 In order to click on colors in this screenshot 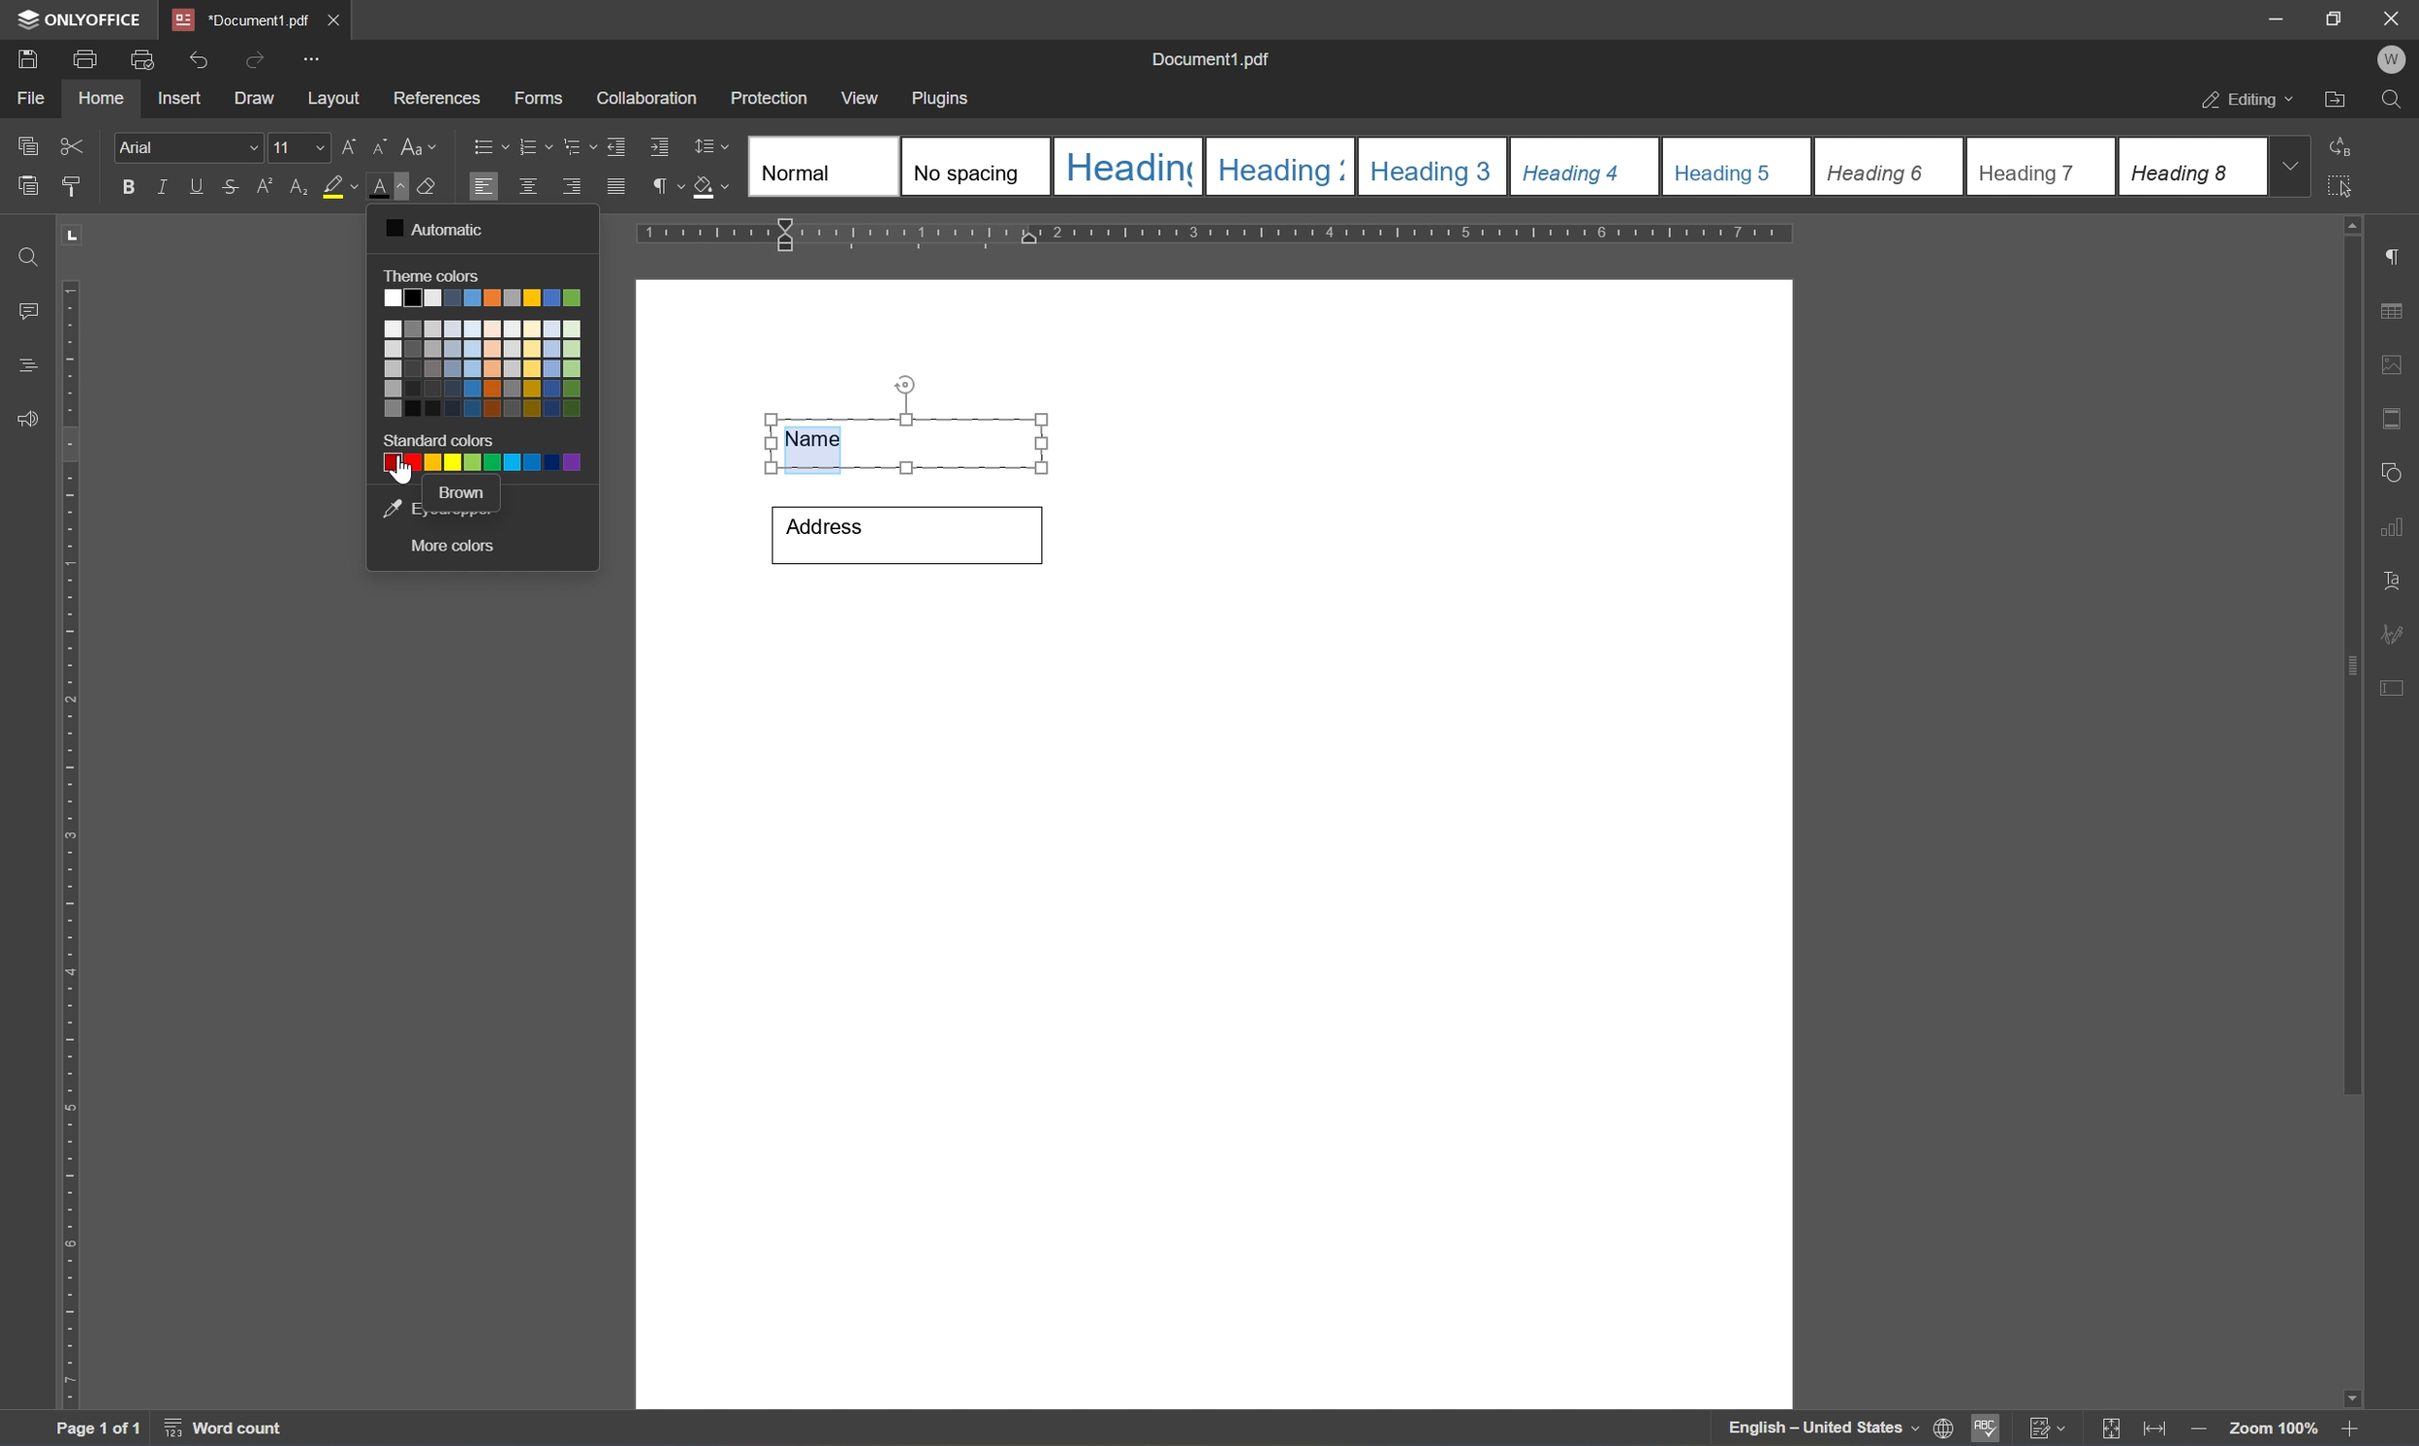, I will do `click(484, 467)`.